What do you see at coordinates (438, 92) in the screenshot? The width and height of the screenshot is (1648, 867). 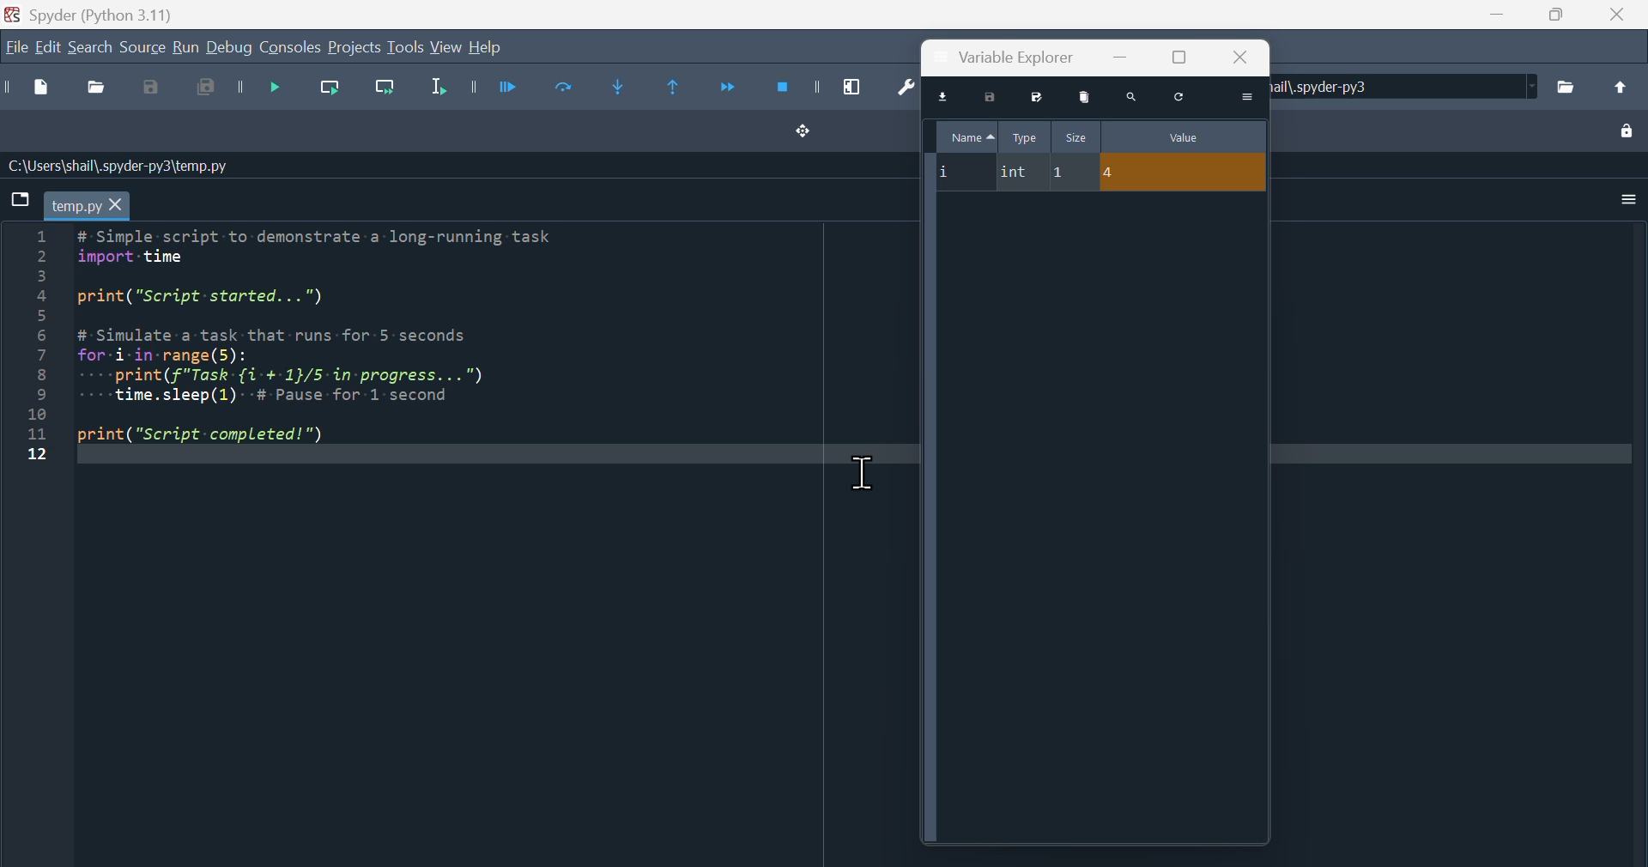 I see `Run selection` at bounding box center [438, 92].